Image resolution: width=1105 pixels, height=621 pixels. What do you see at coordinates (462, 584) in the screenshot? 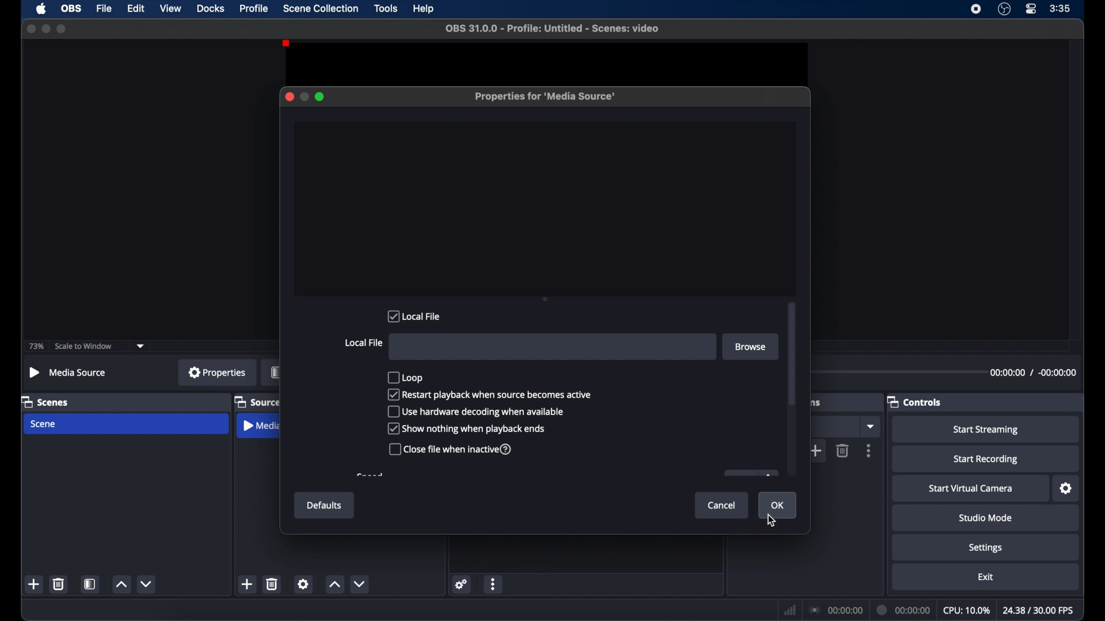
I see `settings` at bounding box center [462, 584].